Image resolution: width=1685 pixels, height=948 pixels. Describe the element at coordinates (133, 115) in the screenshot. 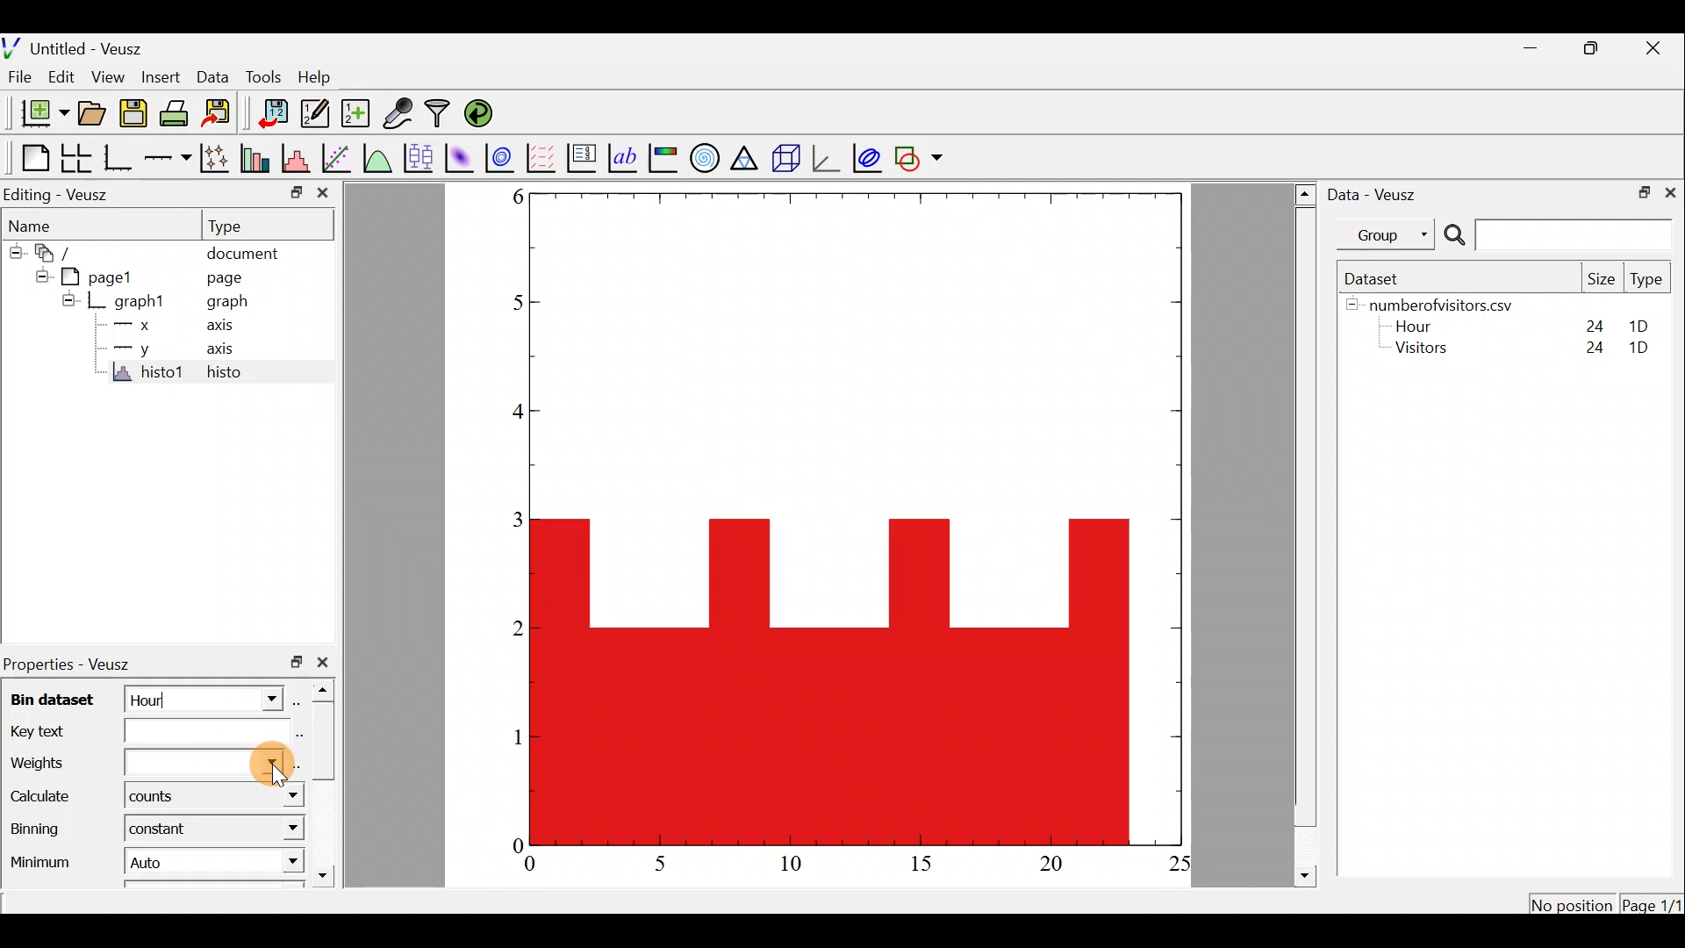

I see `save the document` at that location.